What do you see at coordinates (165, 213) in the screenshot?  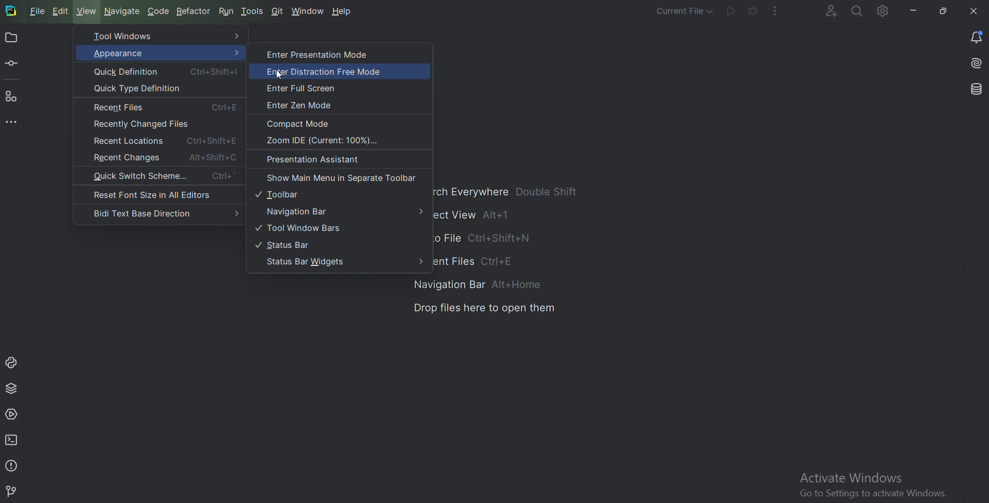 I see `Bidi text base direction` at bounding box center [165, 213].